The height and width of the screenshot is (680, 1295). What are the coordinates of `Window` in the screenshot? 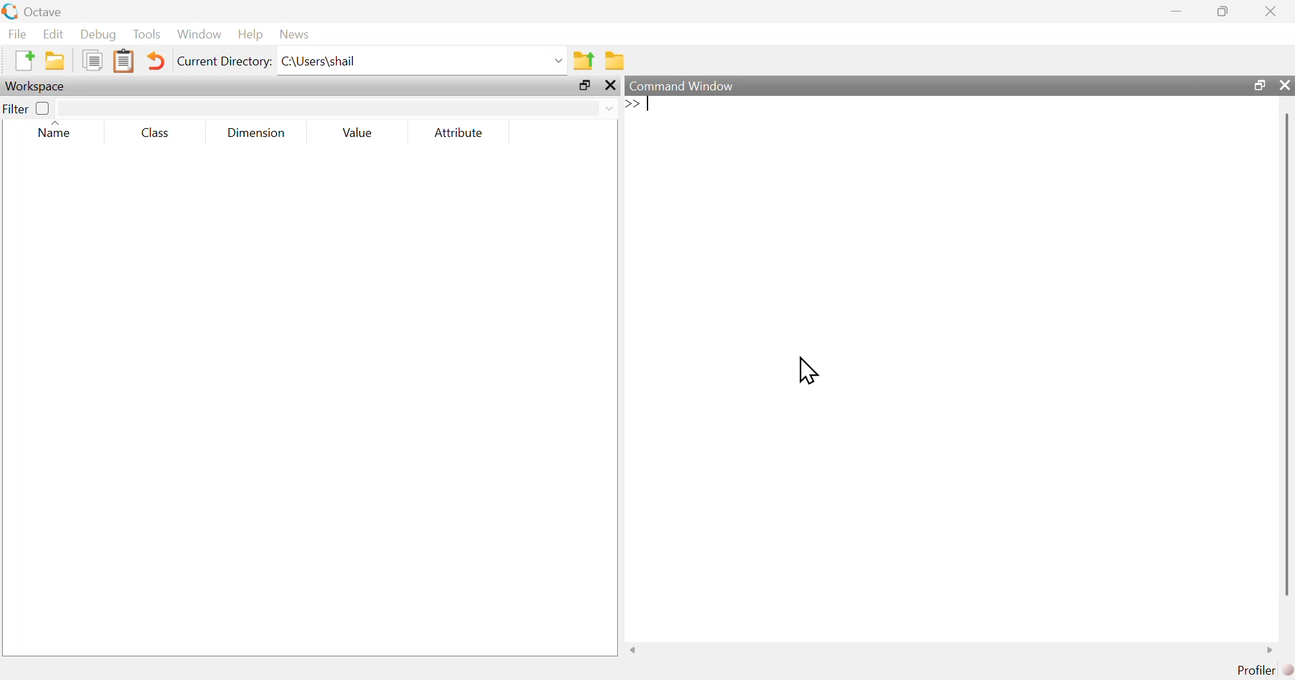 It's located at (200, 34).